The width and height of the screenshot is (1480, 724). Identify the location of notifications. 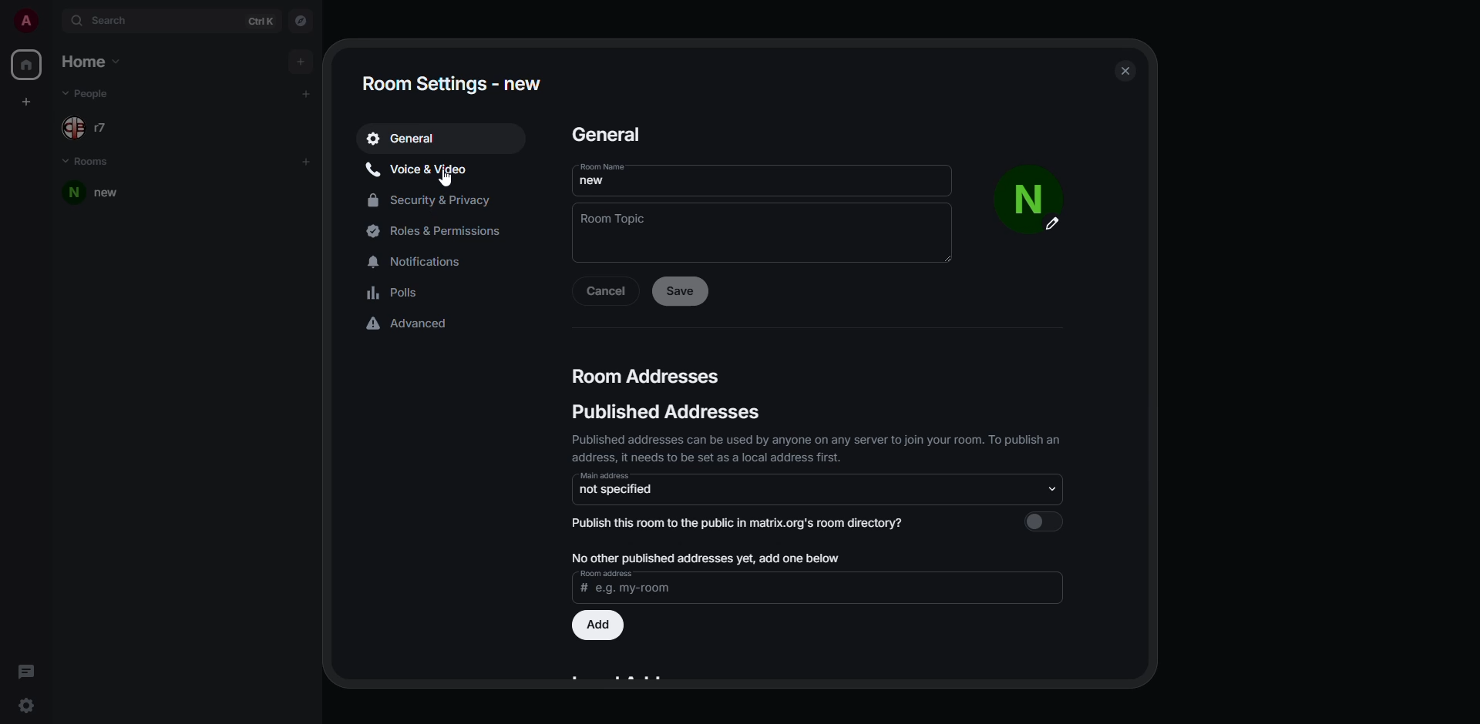
(419, 259).